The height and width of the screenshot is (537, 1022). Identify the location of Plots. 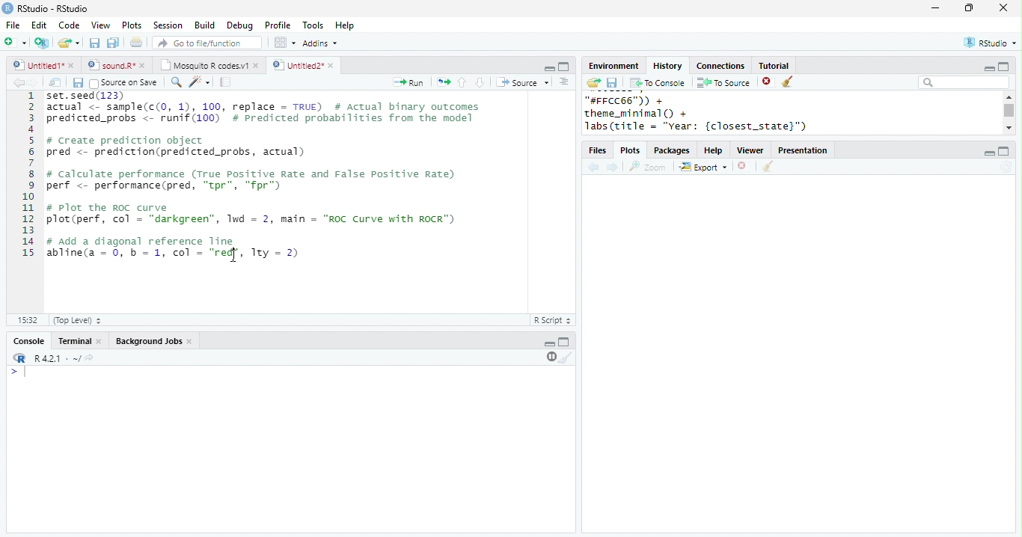
(631, 151).